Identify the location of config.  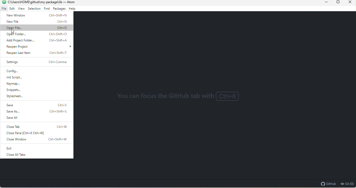
(21, 71).